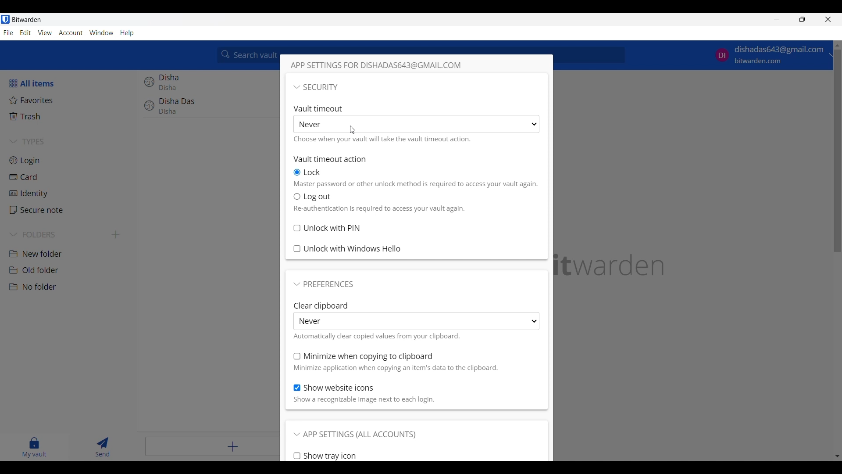 This screenshot has width=842, height=474. Describe the element at coordinates (103, 447) in the screenshot. I see `Send` at that location.